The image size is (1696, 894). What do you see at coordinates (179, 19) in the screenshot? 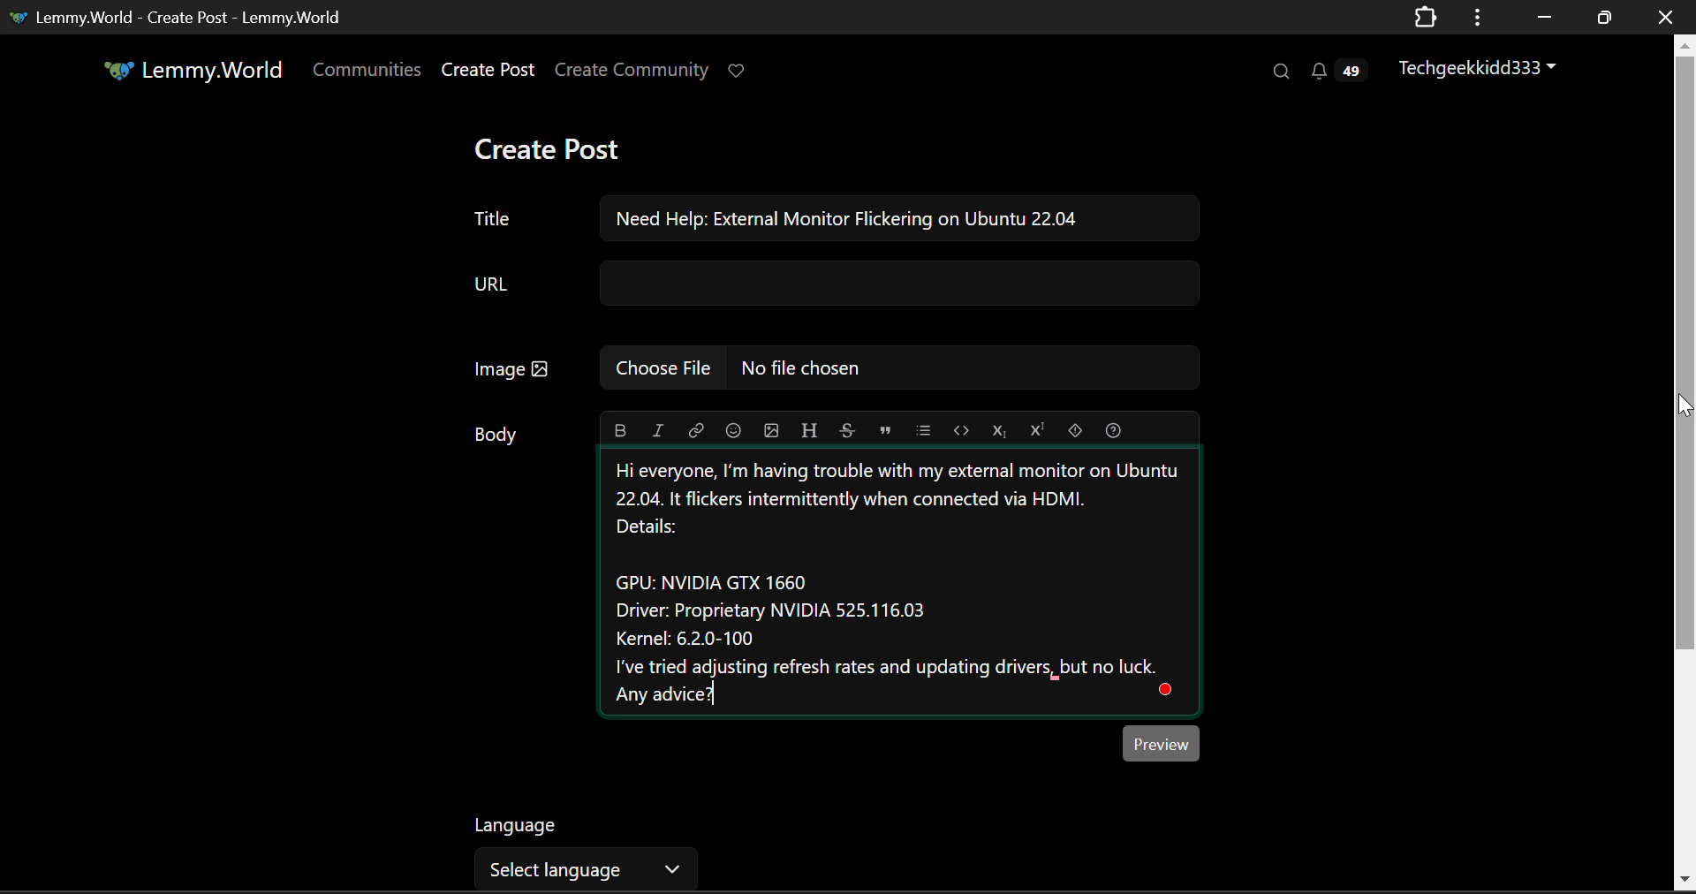
I see `Lemmy.World - Create Post - Lemmy.World` at bounding box center [179, 19].